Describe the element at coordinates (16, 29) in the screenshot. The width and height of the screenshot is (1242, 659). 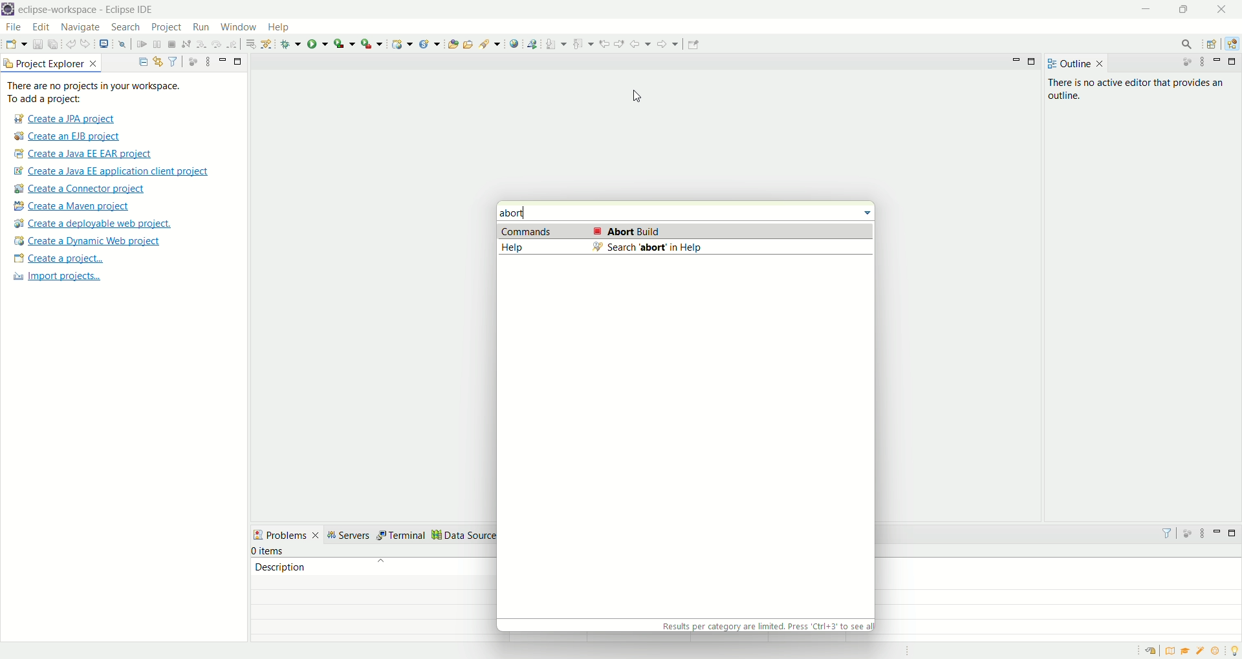
I see `file` at that location.